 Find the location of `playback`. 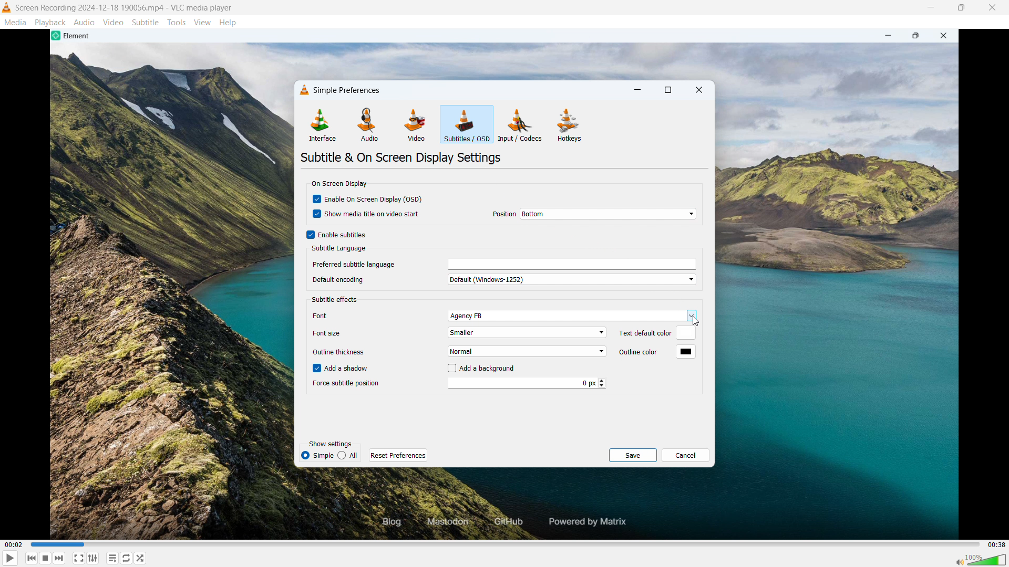

playback is located at coordinates (50, 22).